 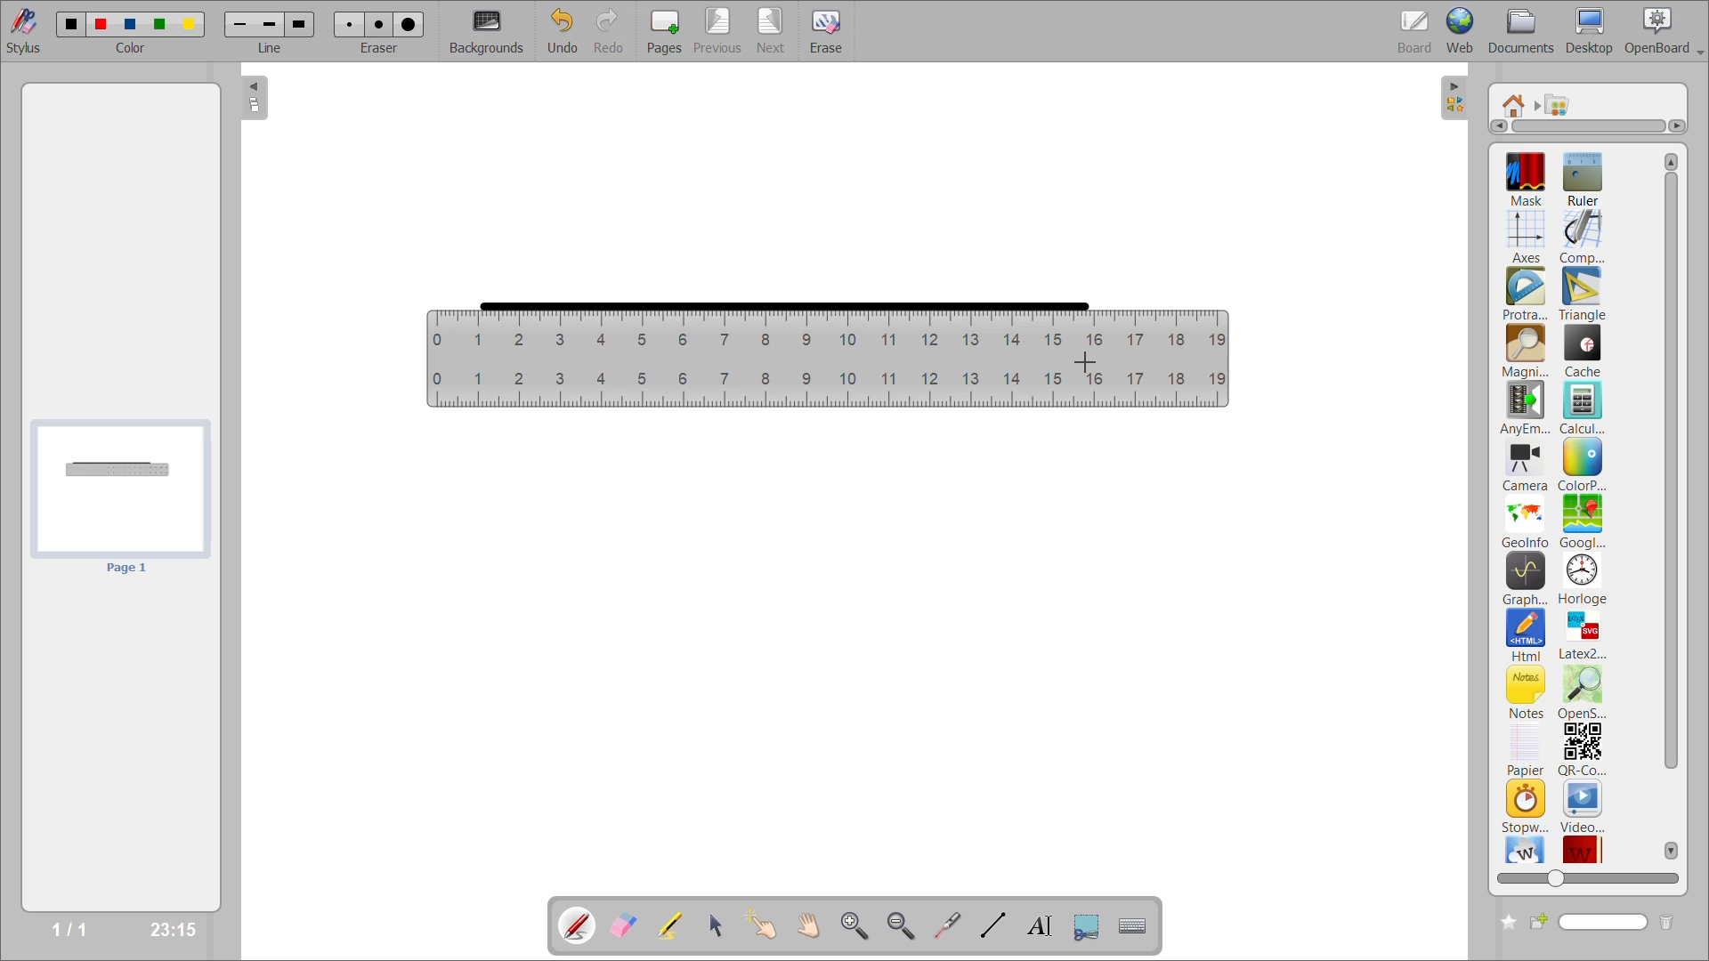 I want to click on annotate document, so click(x=574, y=924).